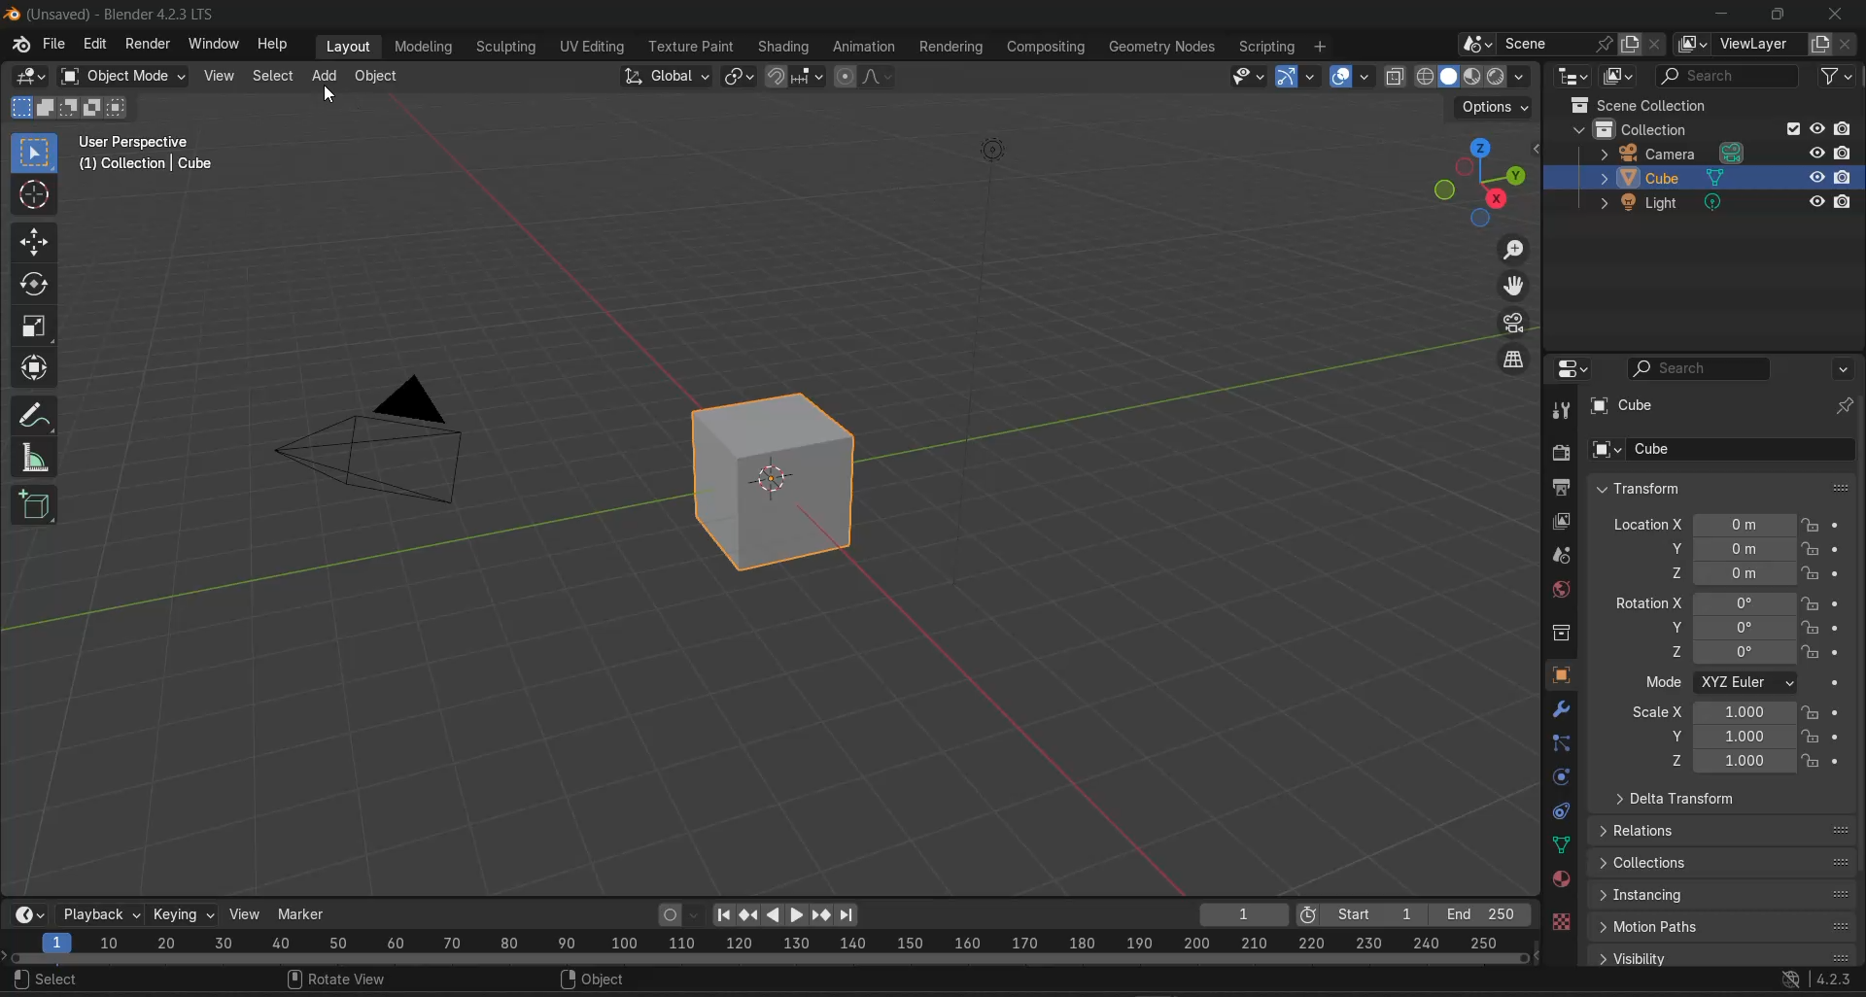  What do you see at coordinates (1731, 548) in the screenshot?
I see `location y` at bounding box center [1731, 548].